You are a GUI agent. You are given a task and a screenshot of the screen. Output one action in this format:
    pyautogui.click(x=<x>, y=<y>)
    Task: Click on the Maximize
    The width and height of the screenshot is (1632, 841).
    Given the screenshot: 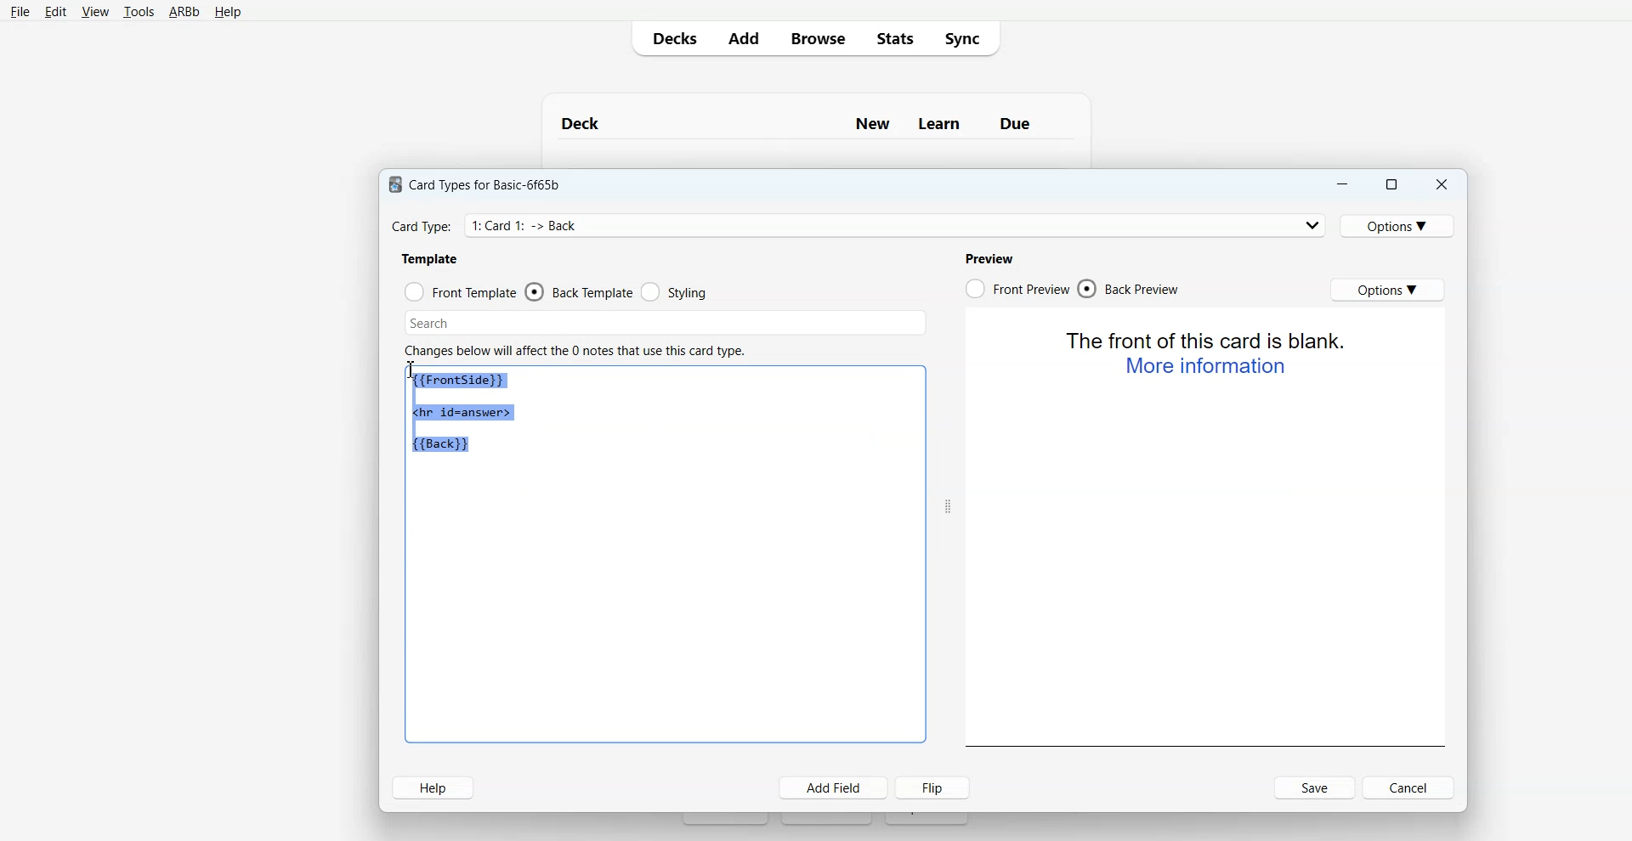 What is the action you would take?
    pyautogui.click(x=1393, y=183)
    